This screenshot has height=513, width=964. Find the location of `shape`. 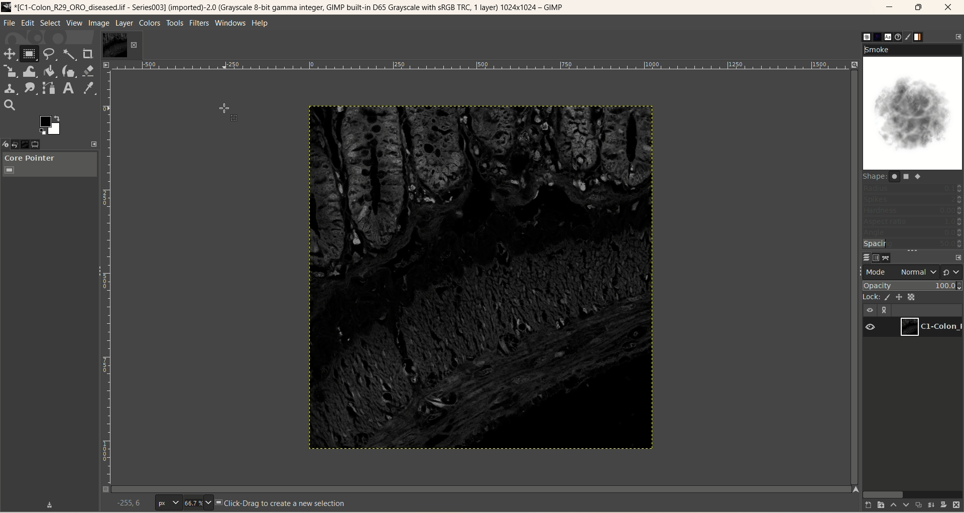

shape is located at coordinates (894, 176).